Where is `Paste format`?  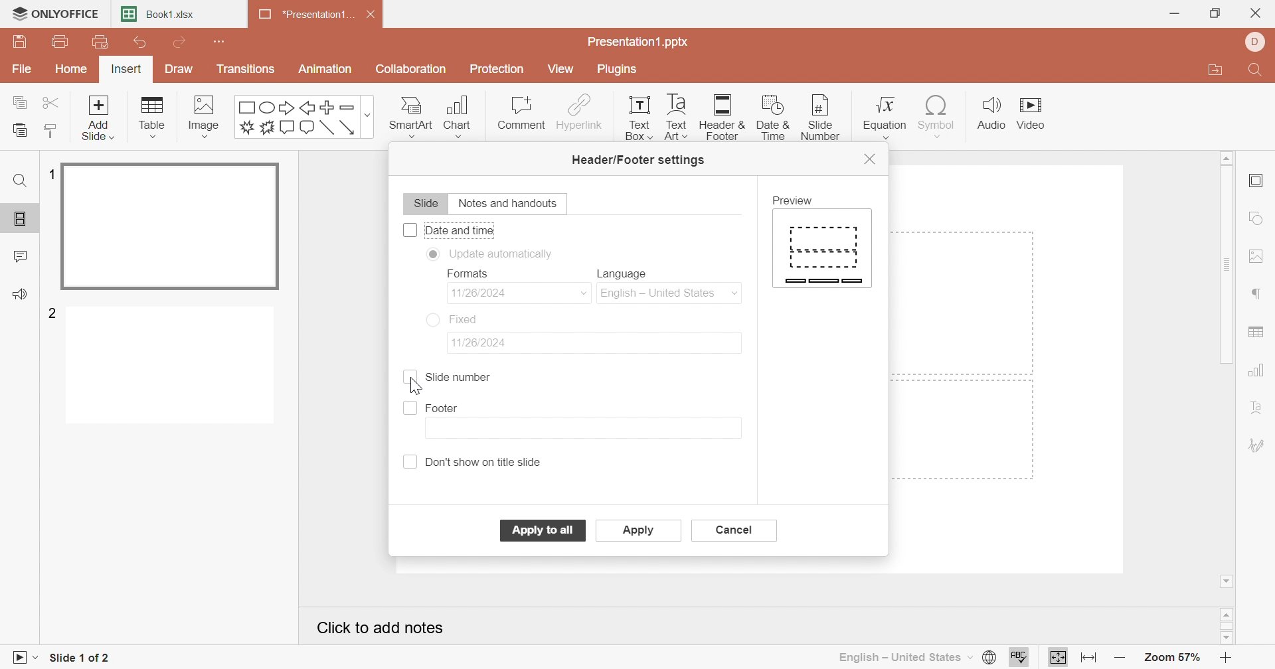
Paste format is located at coordinates (49, 130).